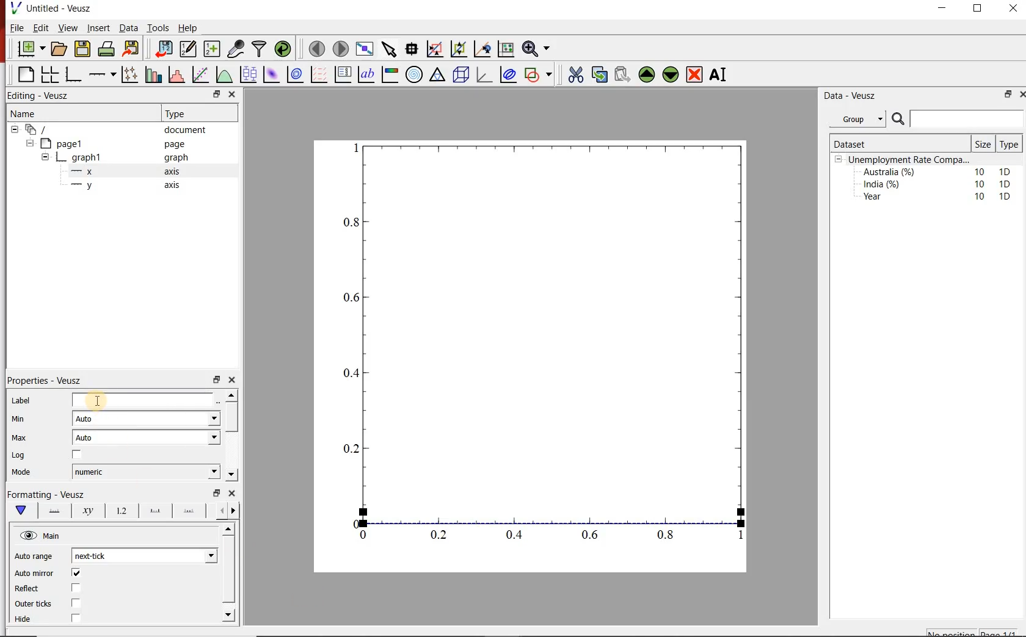  I want to click on Untitled - Veusz, so click(50, 7).